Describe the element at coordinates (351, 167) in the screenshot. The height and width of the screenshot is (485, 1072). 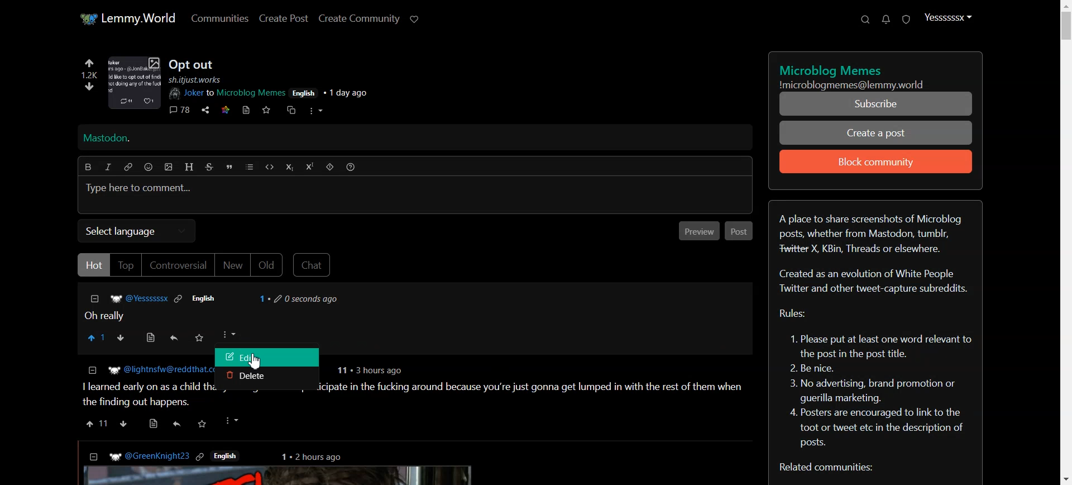
I see `Formatting help` at that location.